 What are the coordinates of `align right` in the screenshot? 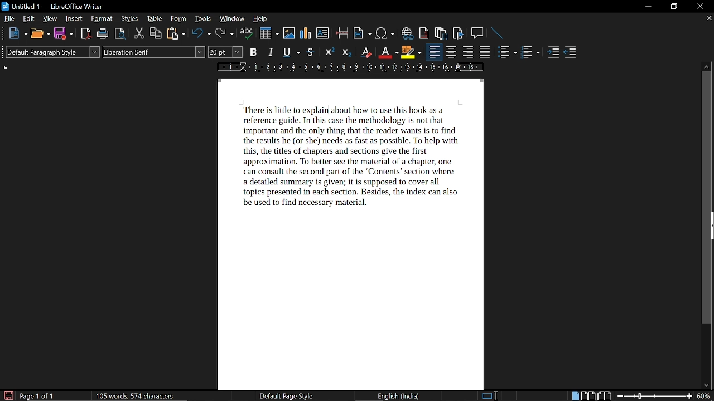 It's located at (469, 52).